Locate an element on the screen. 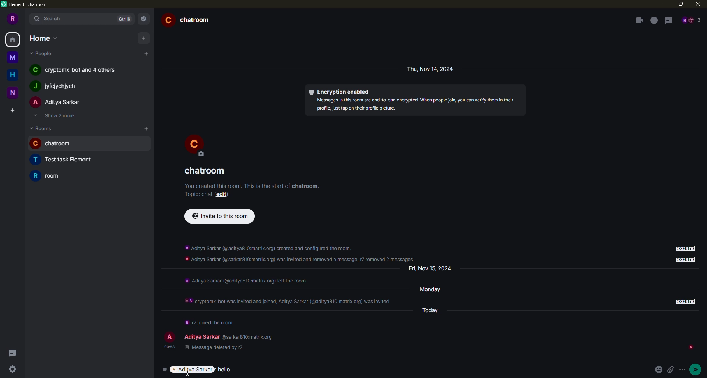 The height and width of the screenshot is (378, 707). room is located at coordinates (67, 160).